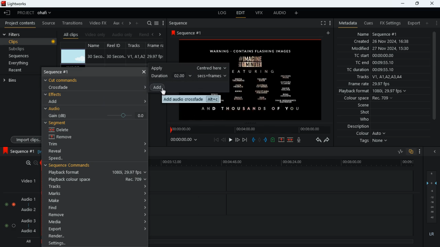 This screenshot has width=440, height=247. What do you see at coordinates (30, 42) in the screenshot?
I see `clips` at bounding box center [30, 42].